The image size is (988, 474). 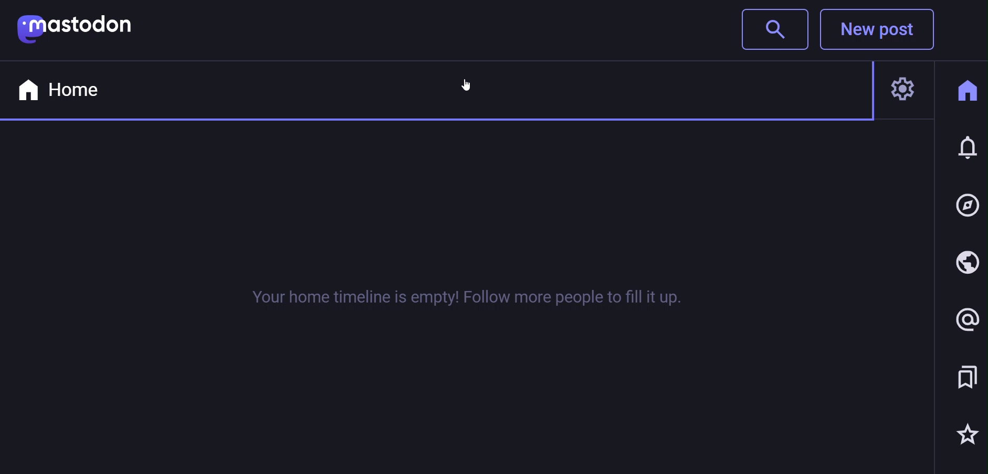 I want to click on mastodon, so click(x=76, y=28).